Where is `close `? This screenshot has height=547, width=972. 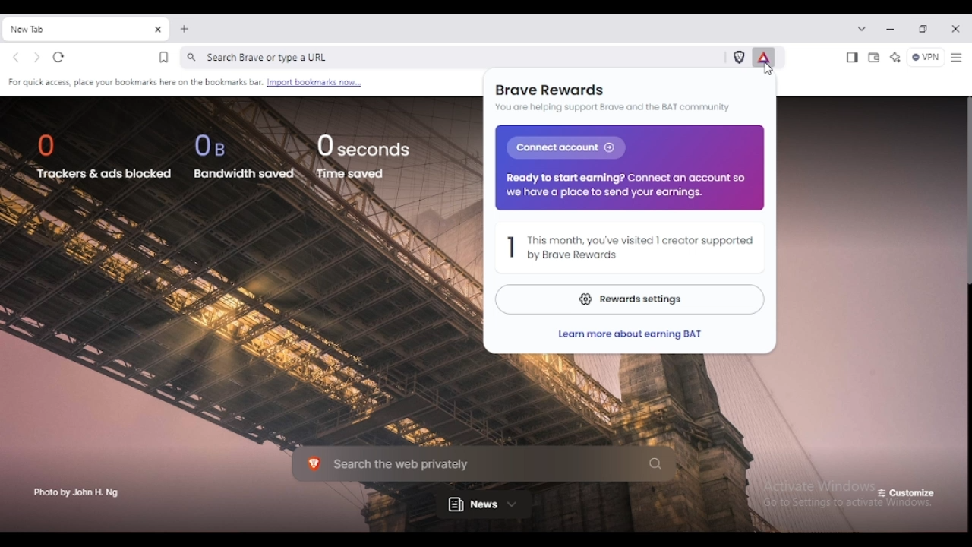
close  is located at coordinates (955, 29).